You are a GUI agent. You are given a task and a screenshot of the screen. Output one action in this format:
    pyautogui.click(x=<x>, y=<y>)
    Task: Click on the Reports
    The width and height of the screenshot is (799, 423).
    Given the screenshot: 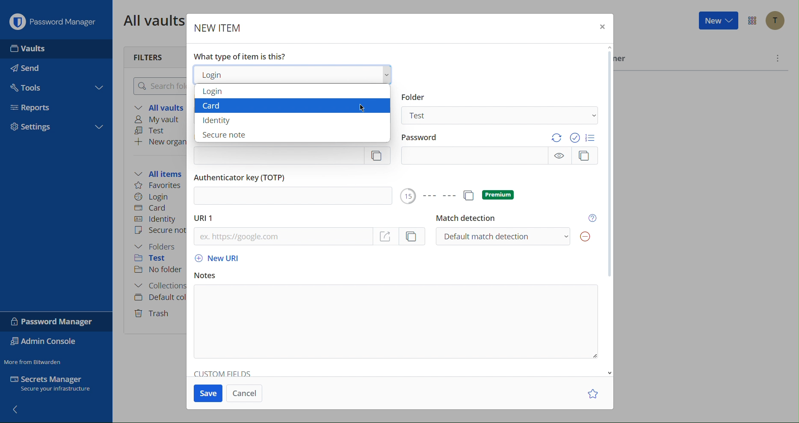 What is the action you would take?
    pyautogui.click(x=41, y=107)
    